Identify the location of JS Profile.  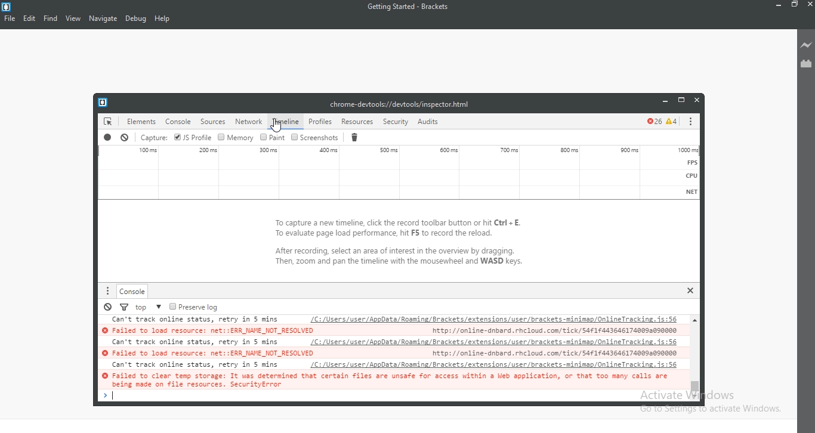
(193, 137).